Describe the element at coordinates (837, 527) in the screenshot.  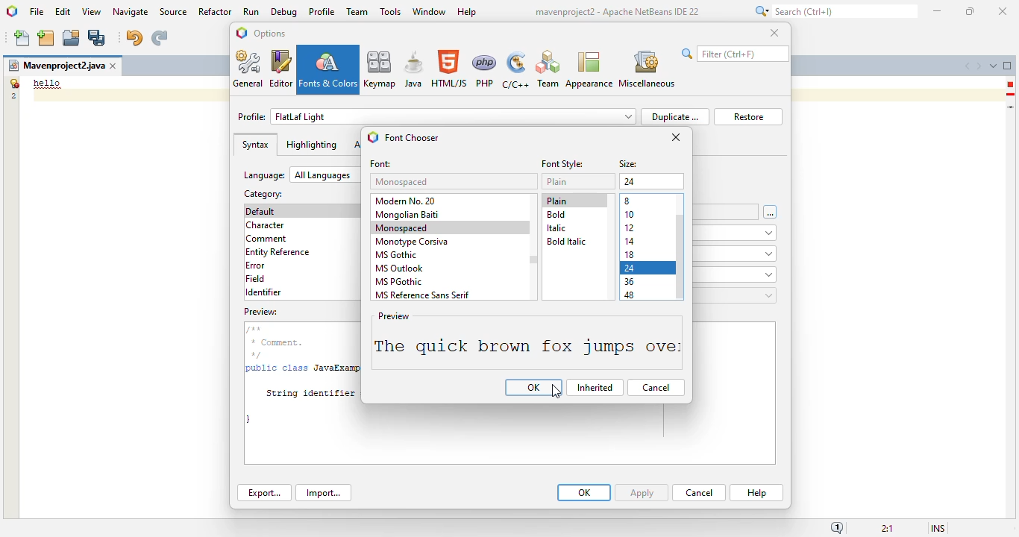
I see `notifications` at that location.